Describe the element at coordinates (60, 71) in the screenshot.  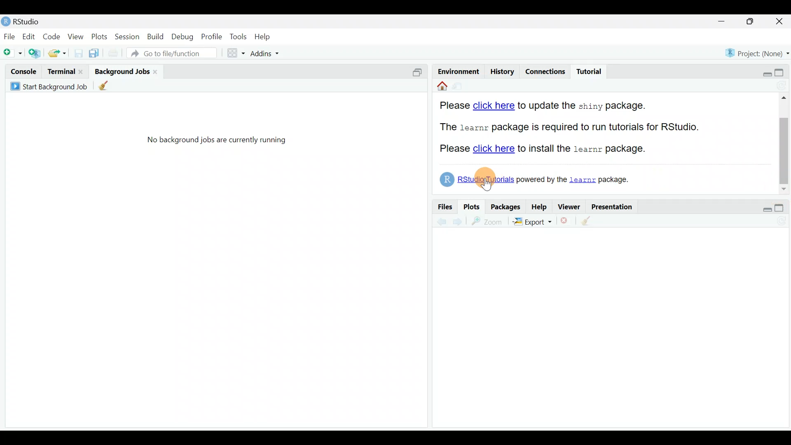
I see `Terminal` at that location.